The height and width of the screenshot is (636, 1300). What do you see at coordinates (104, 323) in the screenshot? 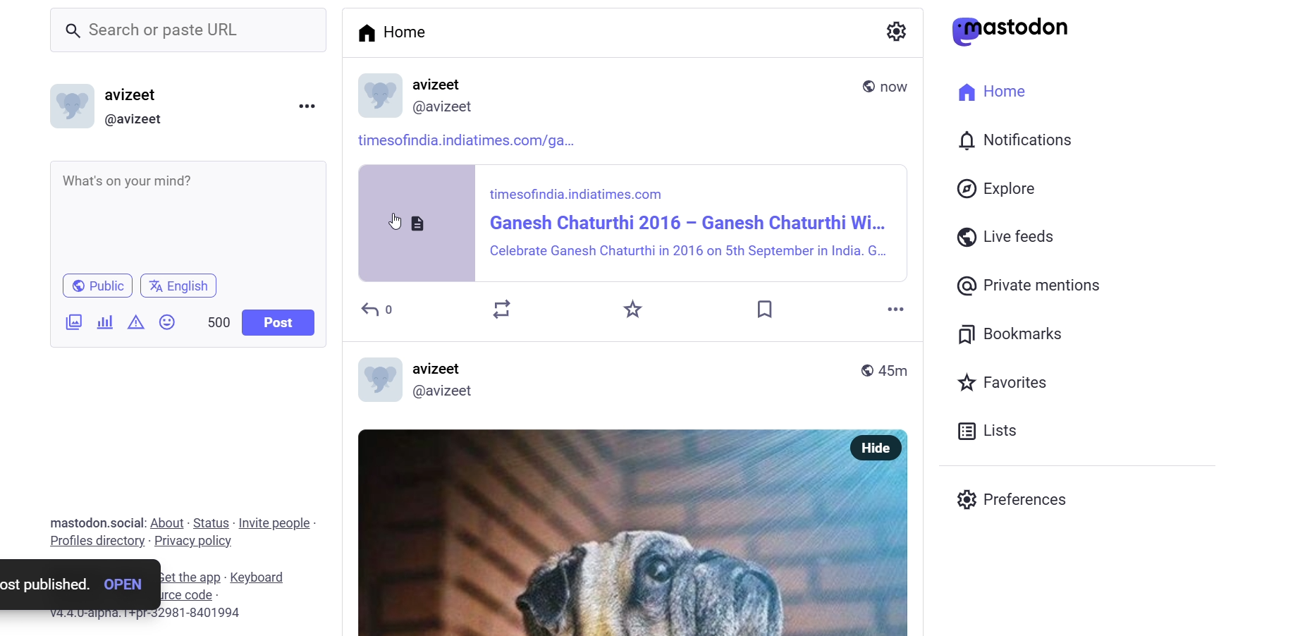
I see `poll` at bounding box center [104, 323].